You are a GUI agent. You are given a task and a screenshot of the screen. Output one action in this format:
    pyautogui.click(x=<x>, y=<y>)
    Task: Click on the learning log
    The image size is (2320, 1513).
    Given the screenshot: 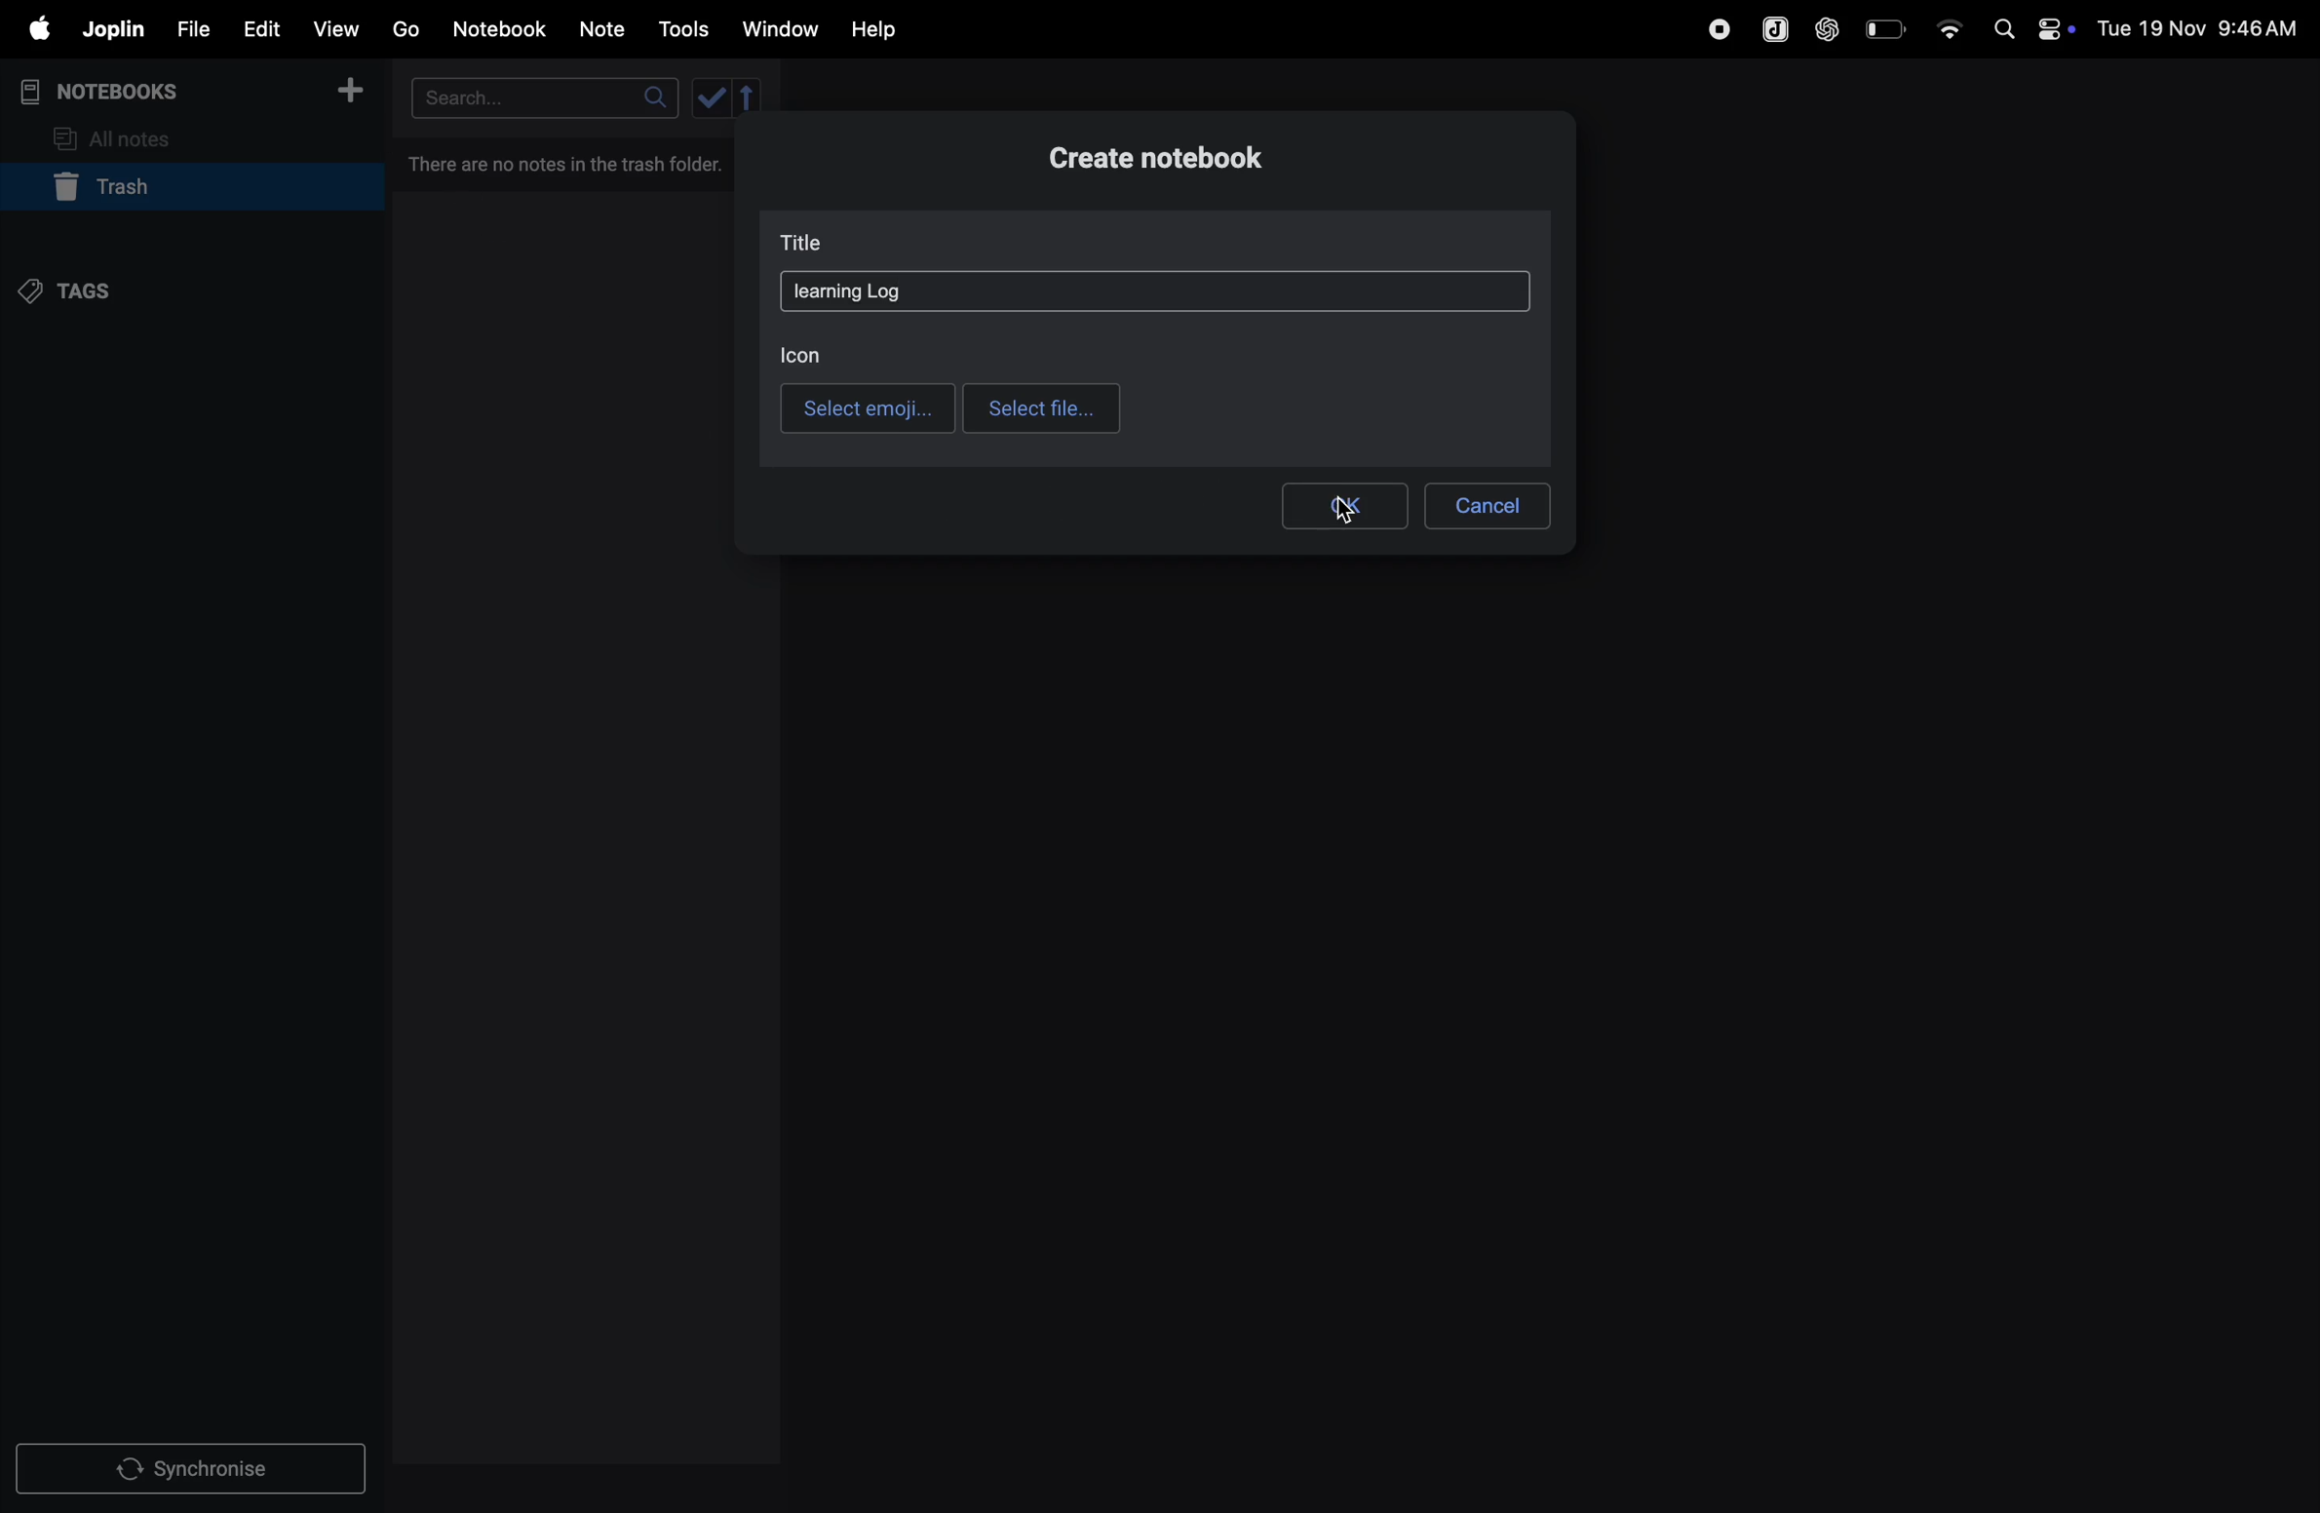 What is the action you would take?
    pyautogui.click(x=849, y=291)
    